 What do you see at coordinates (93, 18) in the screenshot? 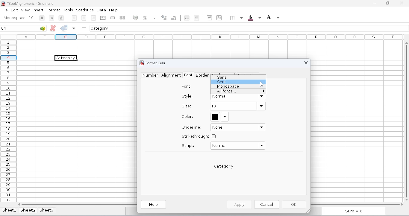
I see `align right` at bounding box center [93, 18].